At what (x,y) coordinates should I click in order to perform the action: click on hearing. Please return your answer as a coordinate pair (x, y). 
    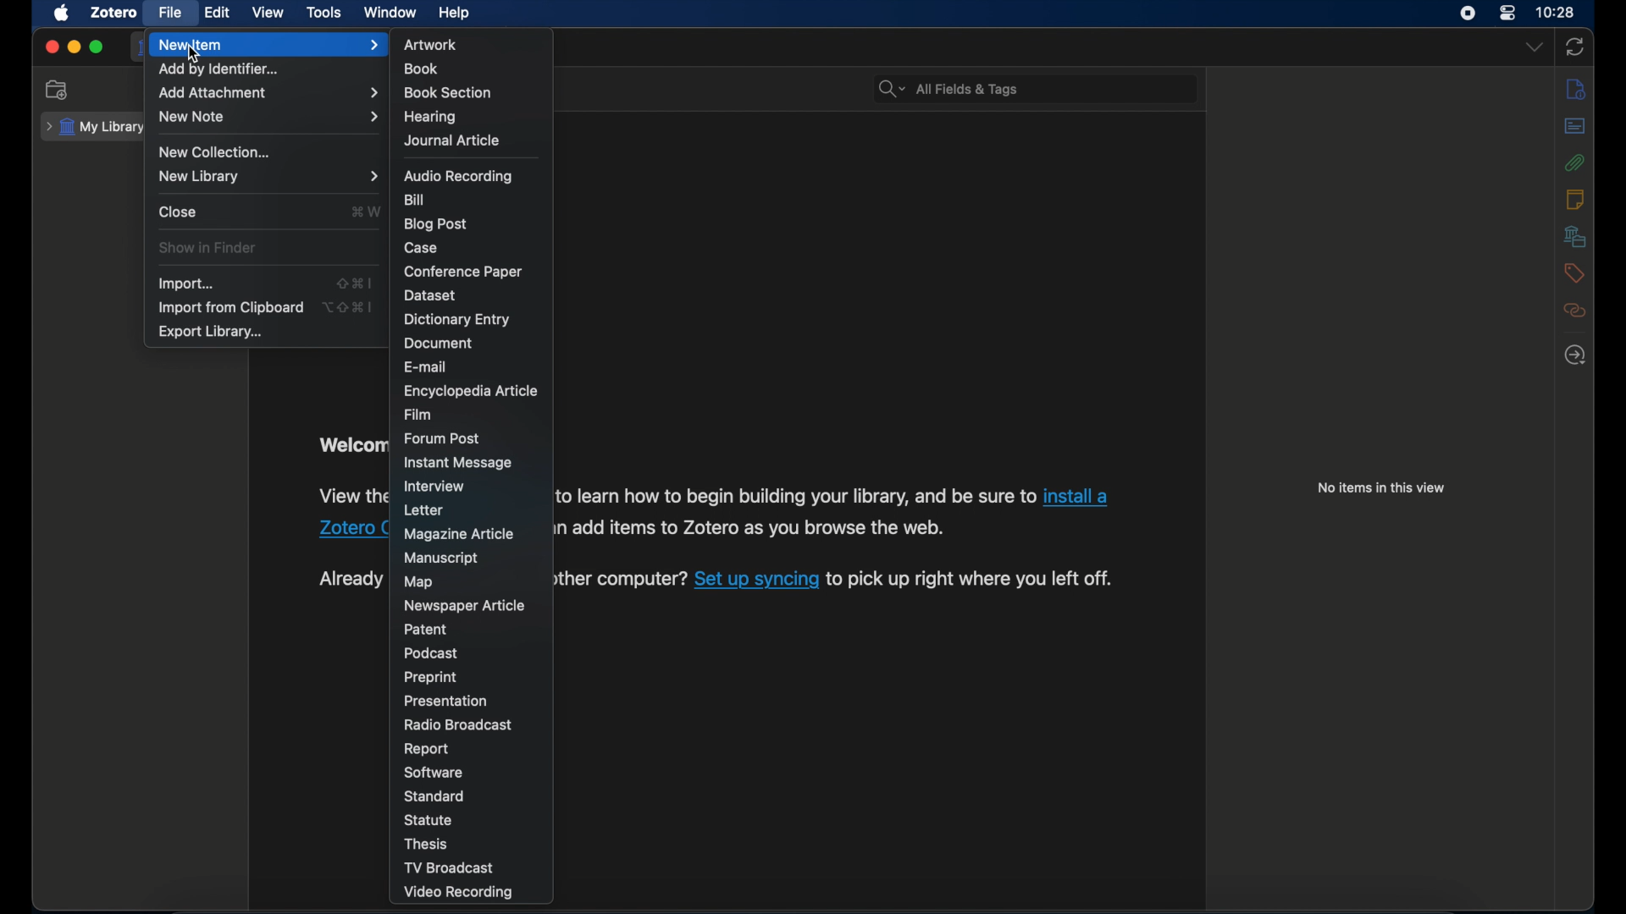
    Looking at the image, I should click on (429, 116).